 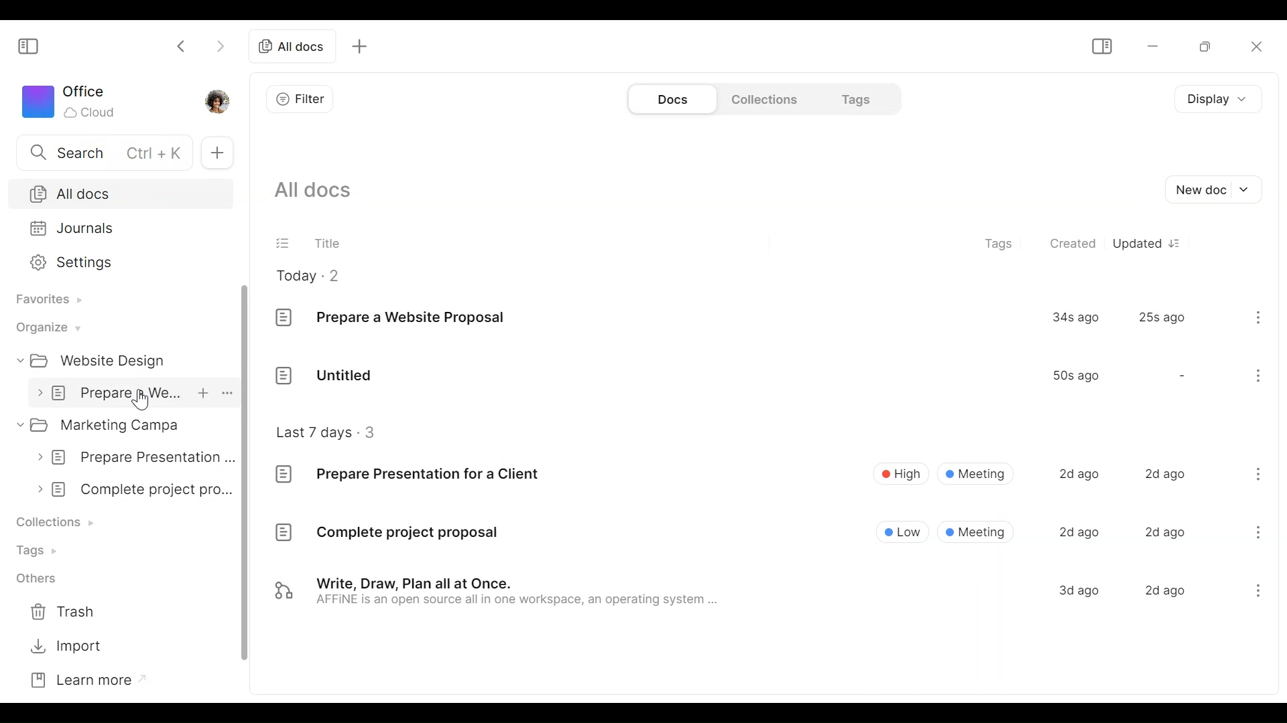 What do you see at coordinates (299, 98) in the screenshot?
I see `Filter` at bounding box center [299, 98].